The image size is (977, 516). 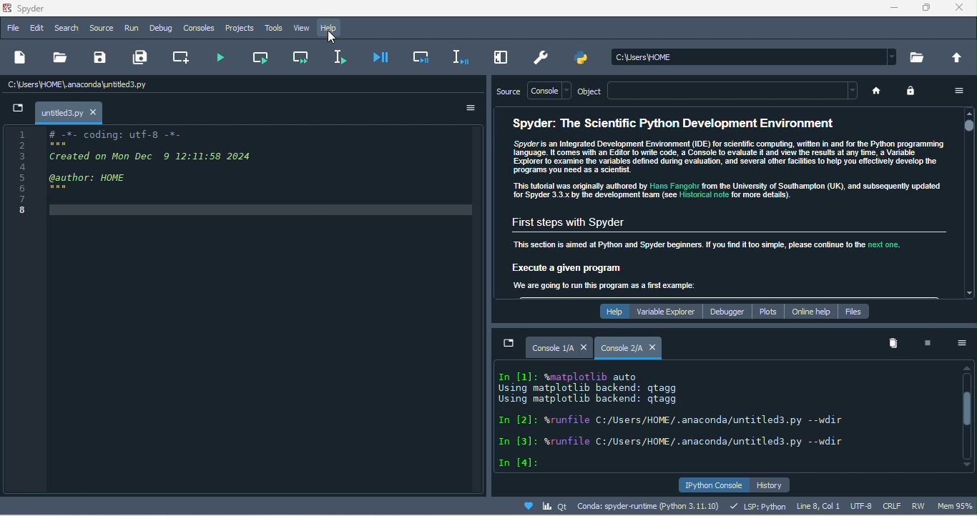 I want to click on create new cell, so click(x=182, y=56).